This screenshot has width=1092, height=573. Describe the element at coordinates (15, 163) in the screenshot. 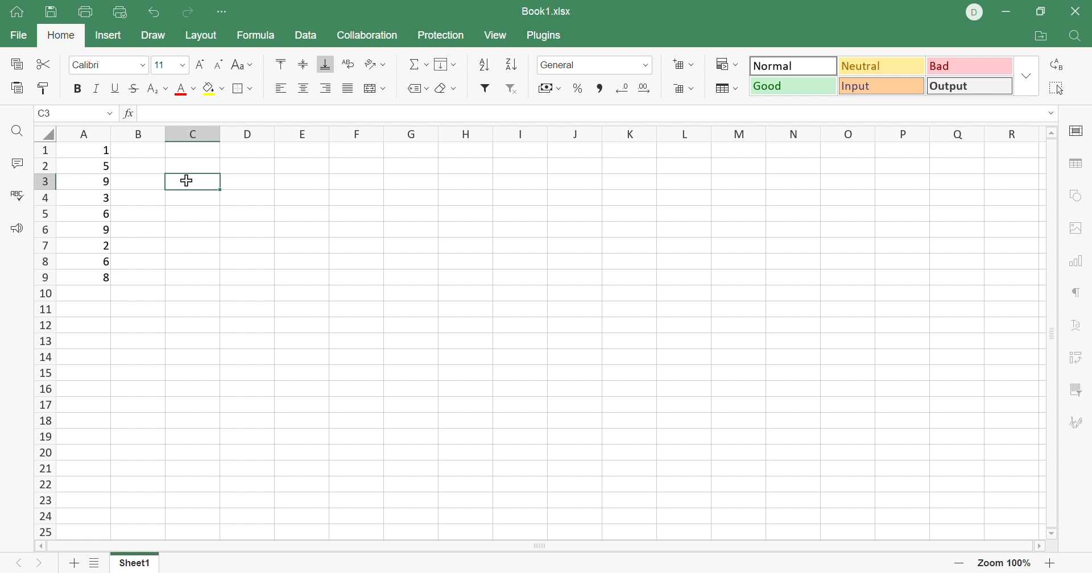

I see `Comments` at that location.